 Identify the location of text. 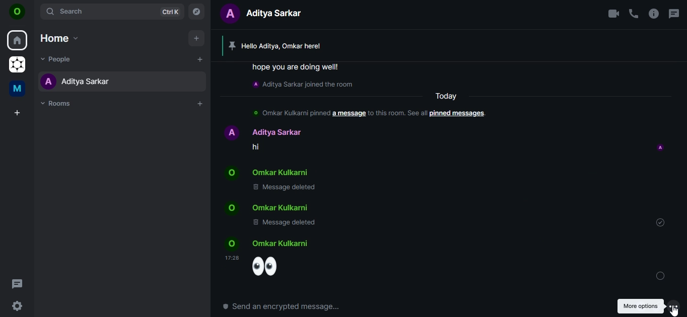
(266, 15).